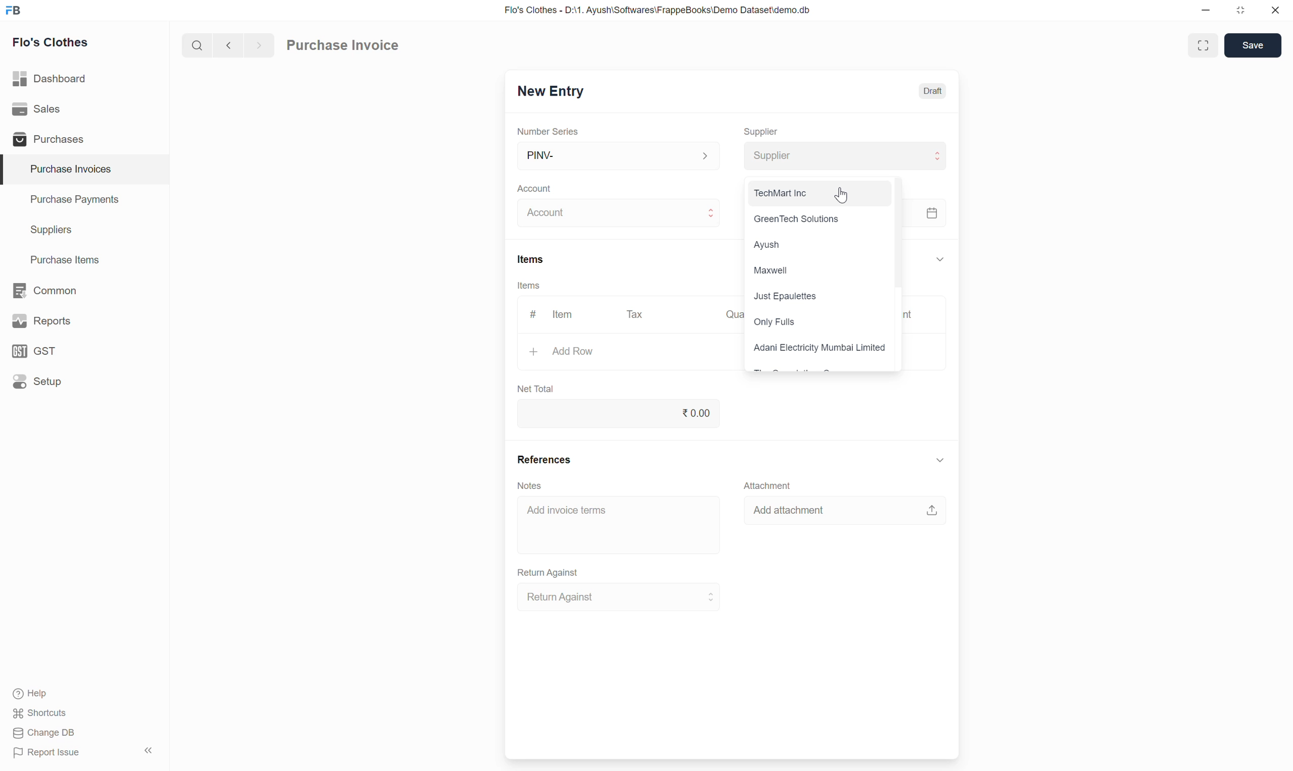  What do you see at coordinates (548, 131) in the screenshot?
I see `Number Series` at bounding box center [548, 131].